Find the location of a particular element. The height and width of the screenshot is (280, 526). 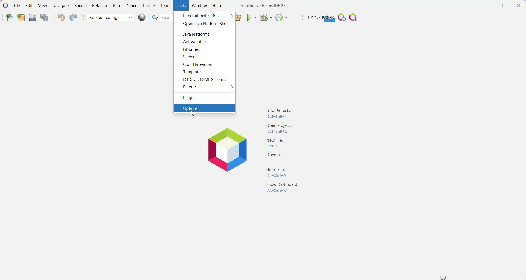

Profile the IDE is located at coordinates (341, 18).